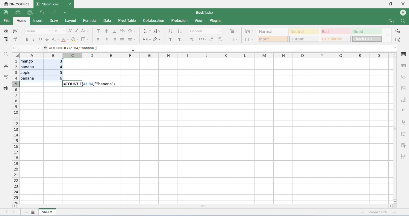 This screenshot has height=216, width=409. What do you see at coordinates (29, 13) in the screenshot?
I see `quick print` at bounding box center [29, 13].